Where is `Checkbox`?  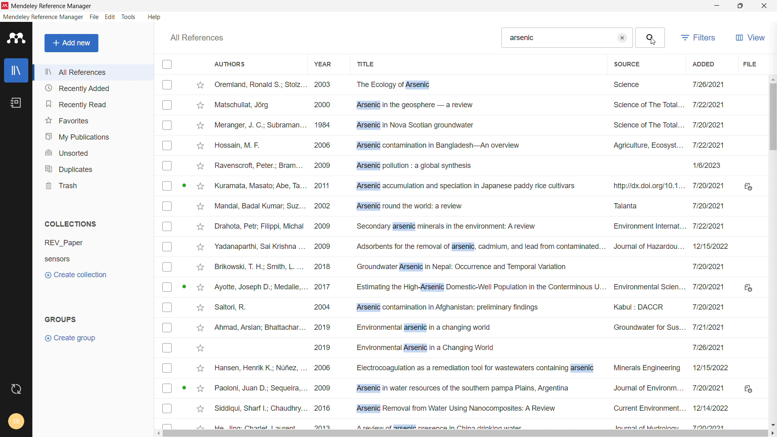
Checkbox is located at coordinates (168, 105).